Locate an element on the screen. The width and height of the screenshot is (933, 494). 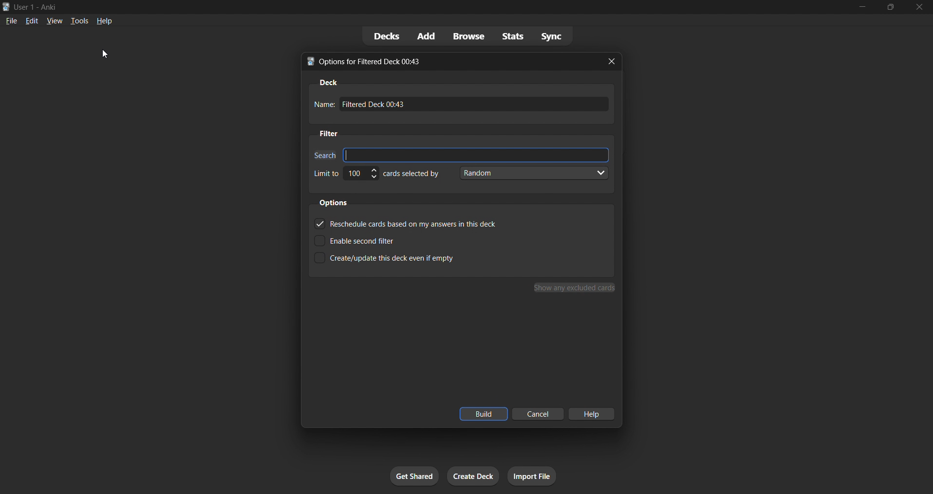
tab title is located at coordinates (445, 61).